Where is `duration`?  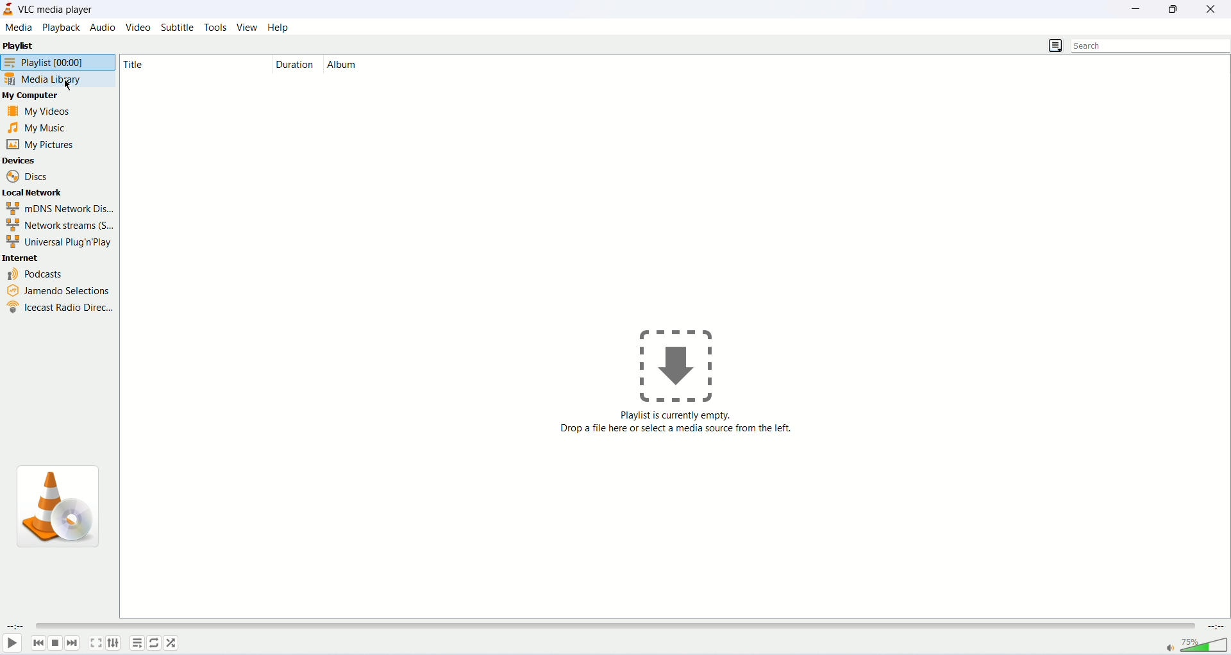 duration is located at coordinates (297, 65).